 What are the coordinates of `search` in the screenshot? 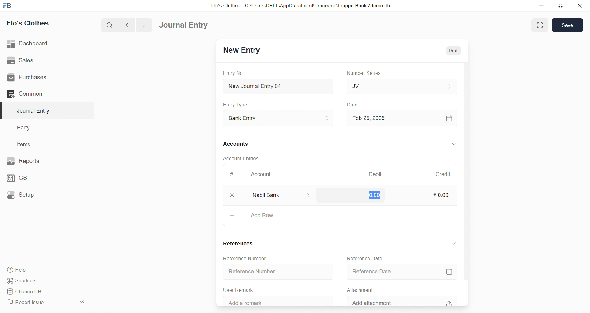 It's located at (111, 25).